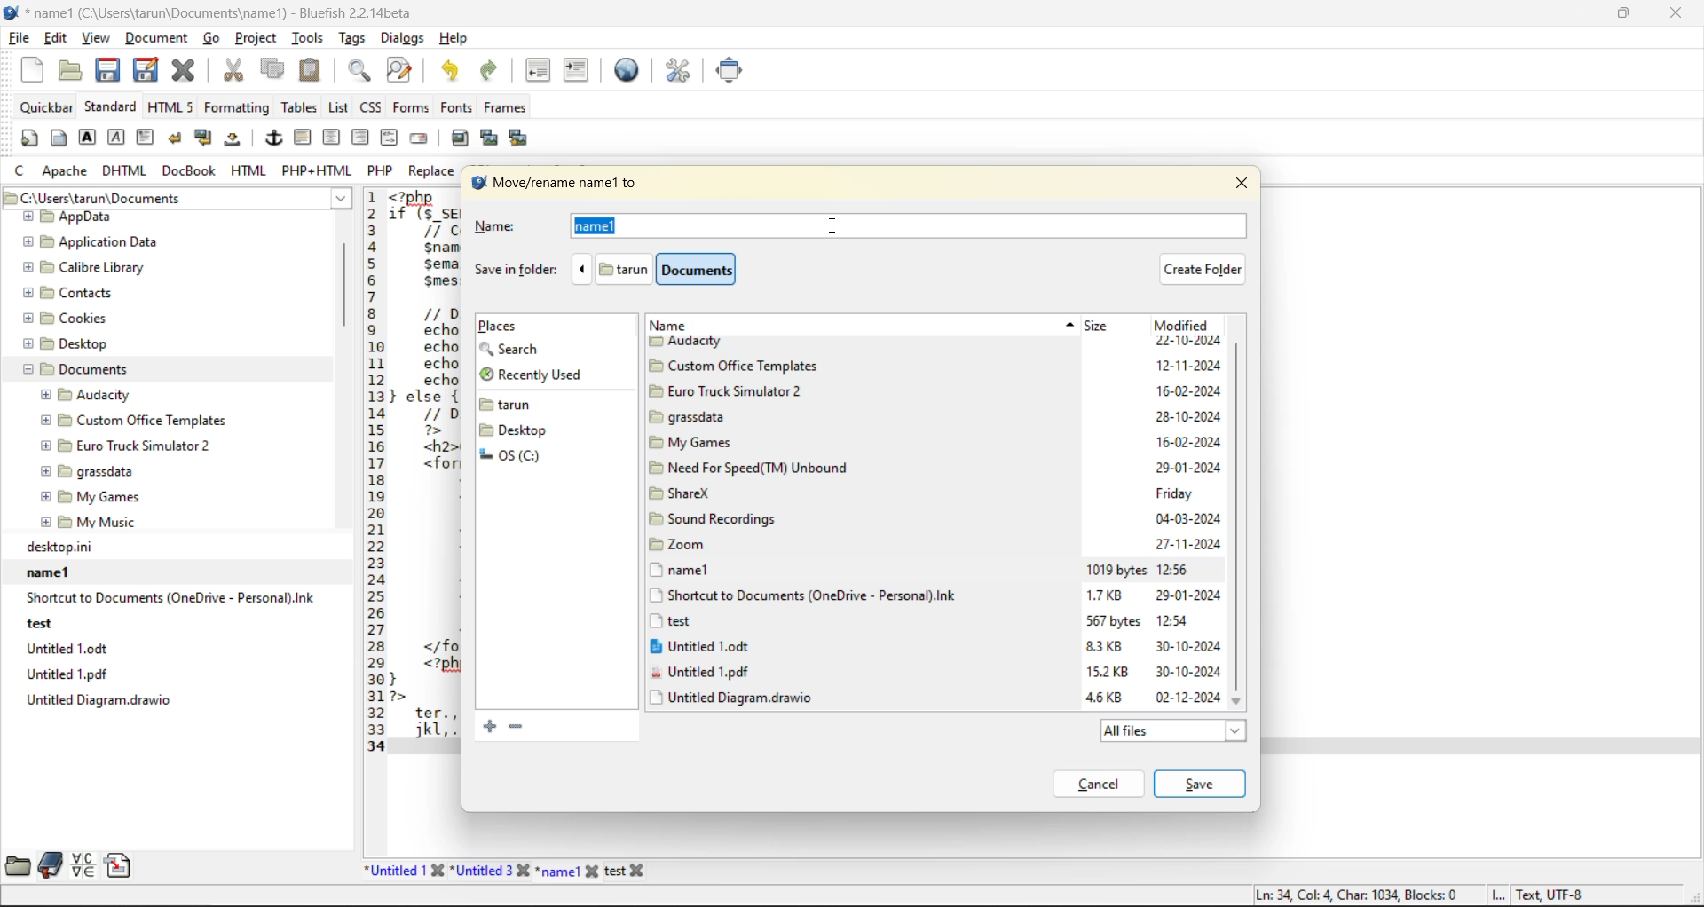 The height and width of the screenshot is (907, 1704). I want to click on project, so click(256, 38).